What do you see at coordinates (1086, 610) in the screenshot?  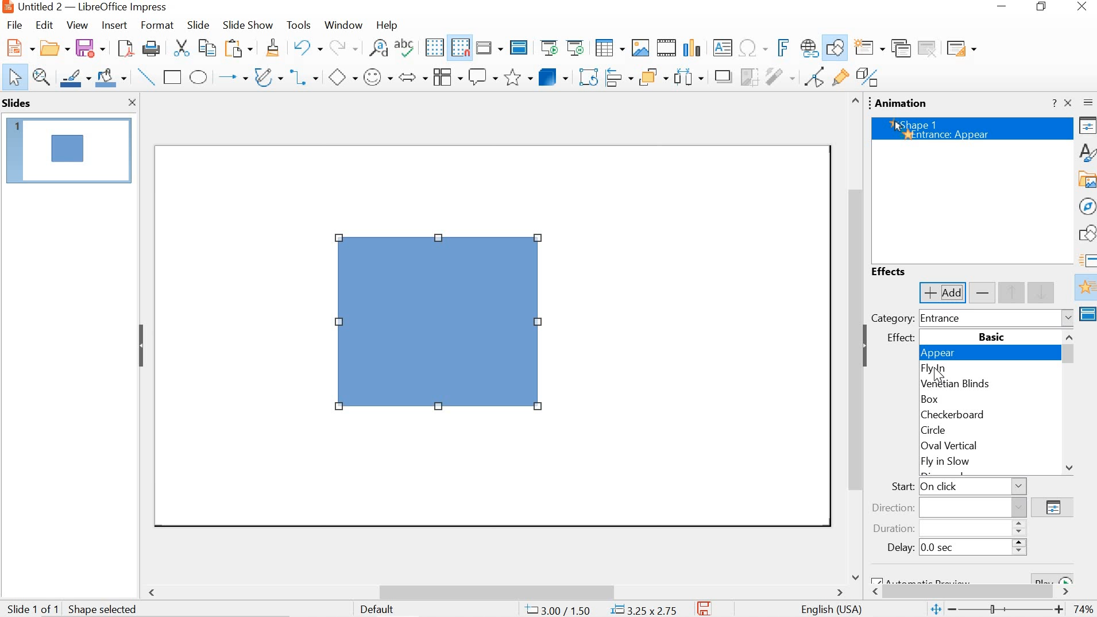 I see `zoom factor` at bounding box center [1086, 610].